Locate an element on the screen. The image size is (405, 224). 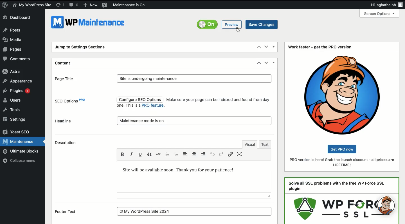
Pro version is located at coordinates (343, 163).